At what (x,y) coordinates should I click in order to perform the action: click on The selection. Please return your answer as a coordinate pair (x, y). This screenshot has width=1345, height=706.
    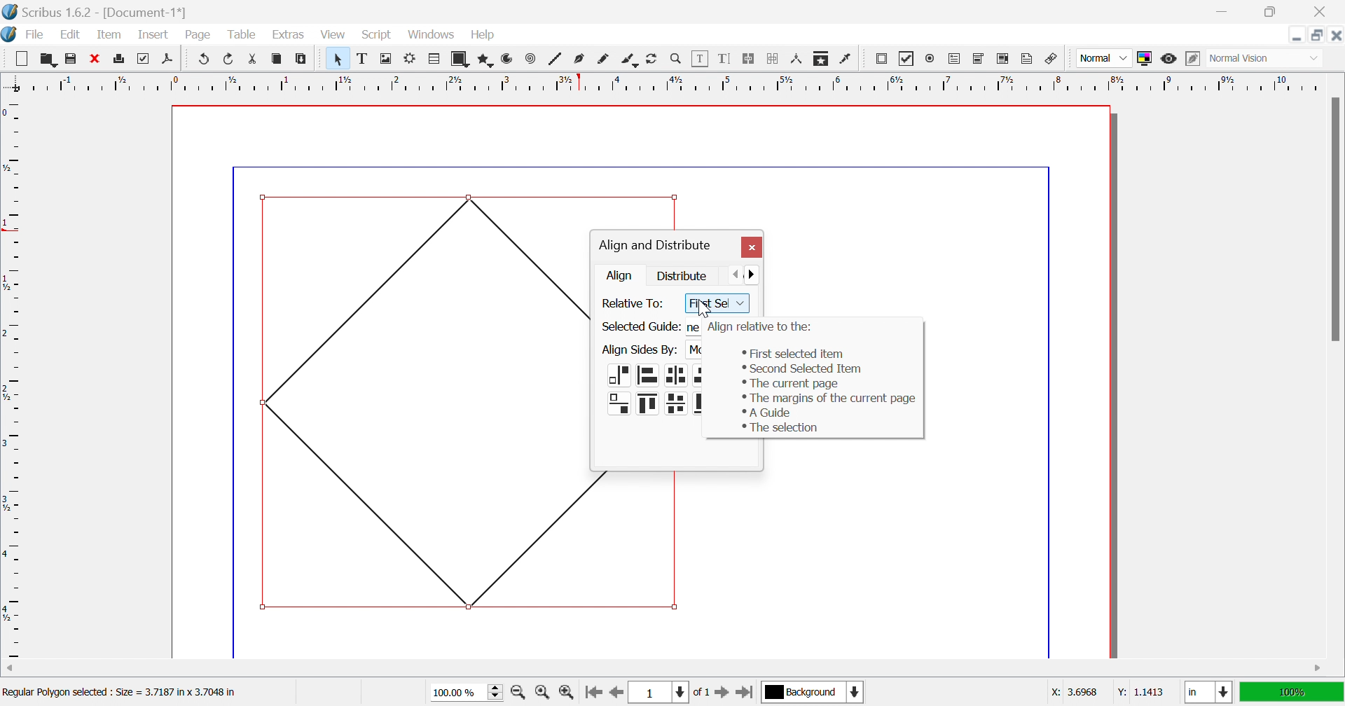
    Looking at the image, I should click on (780, 428).